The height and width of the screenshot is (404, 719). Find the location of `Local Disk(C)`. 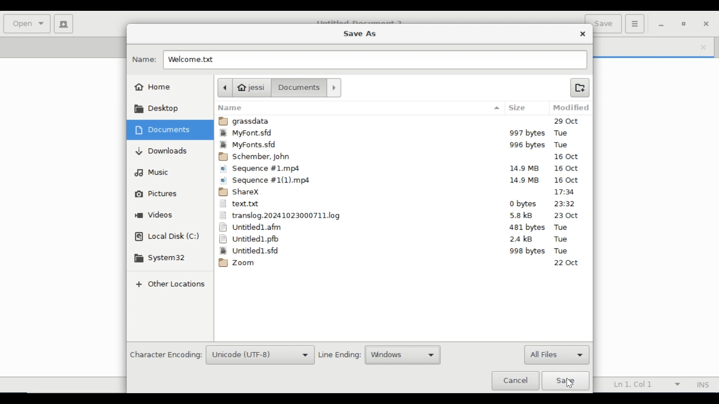

Local Disk(C) is located at coordinates (167, 237).